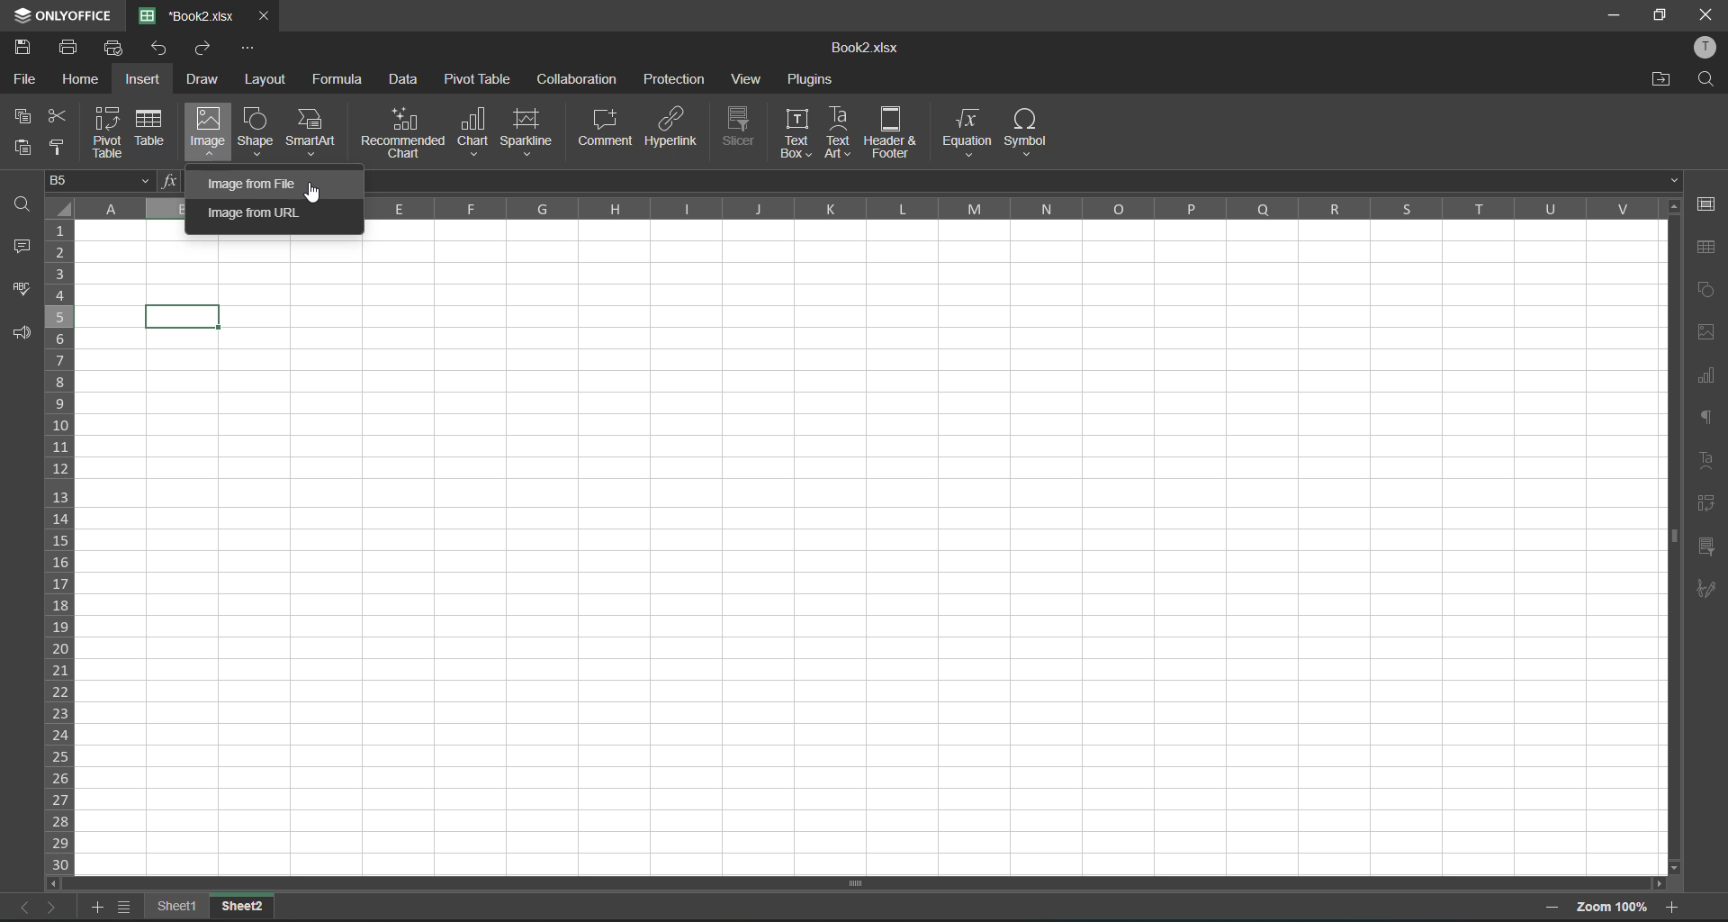 The height and width of the screenshot is (922, 1728). I want to click on pivot table, so click(481, 78).